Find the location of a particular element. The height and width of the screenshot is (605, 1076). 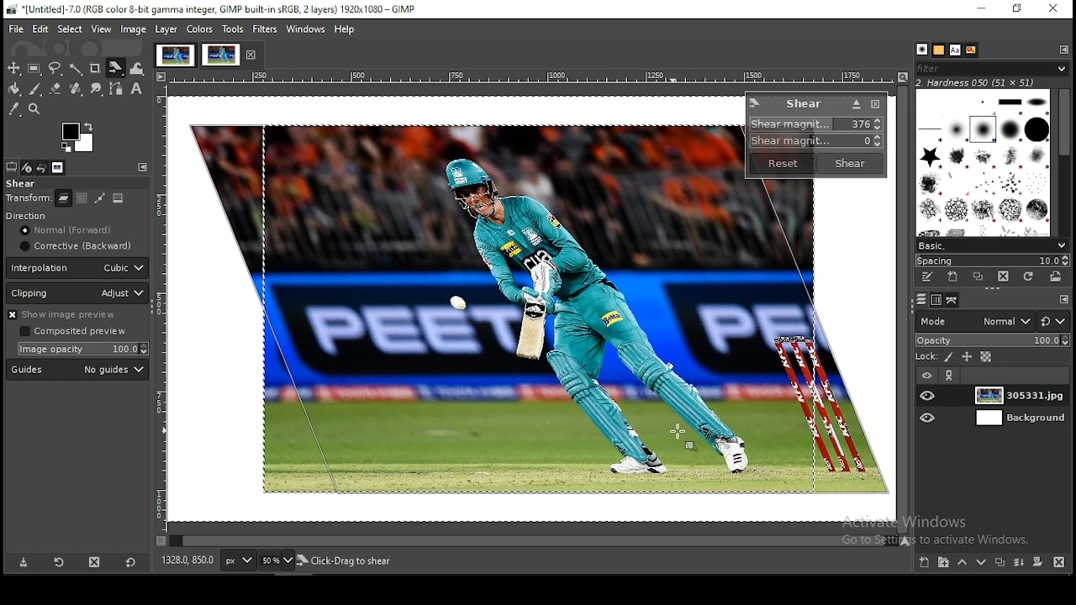

filter is located at coordinates (993, 68).